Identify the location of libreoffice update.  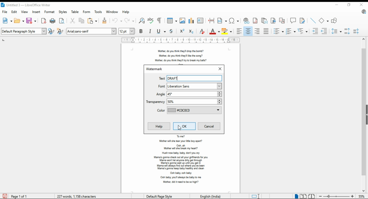
(363, 12).